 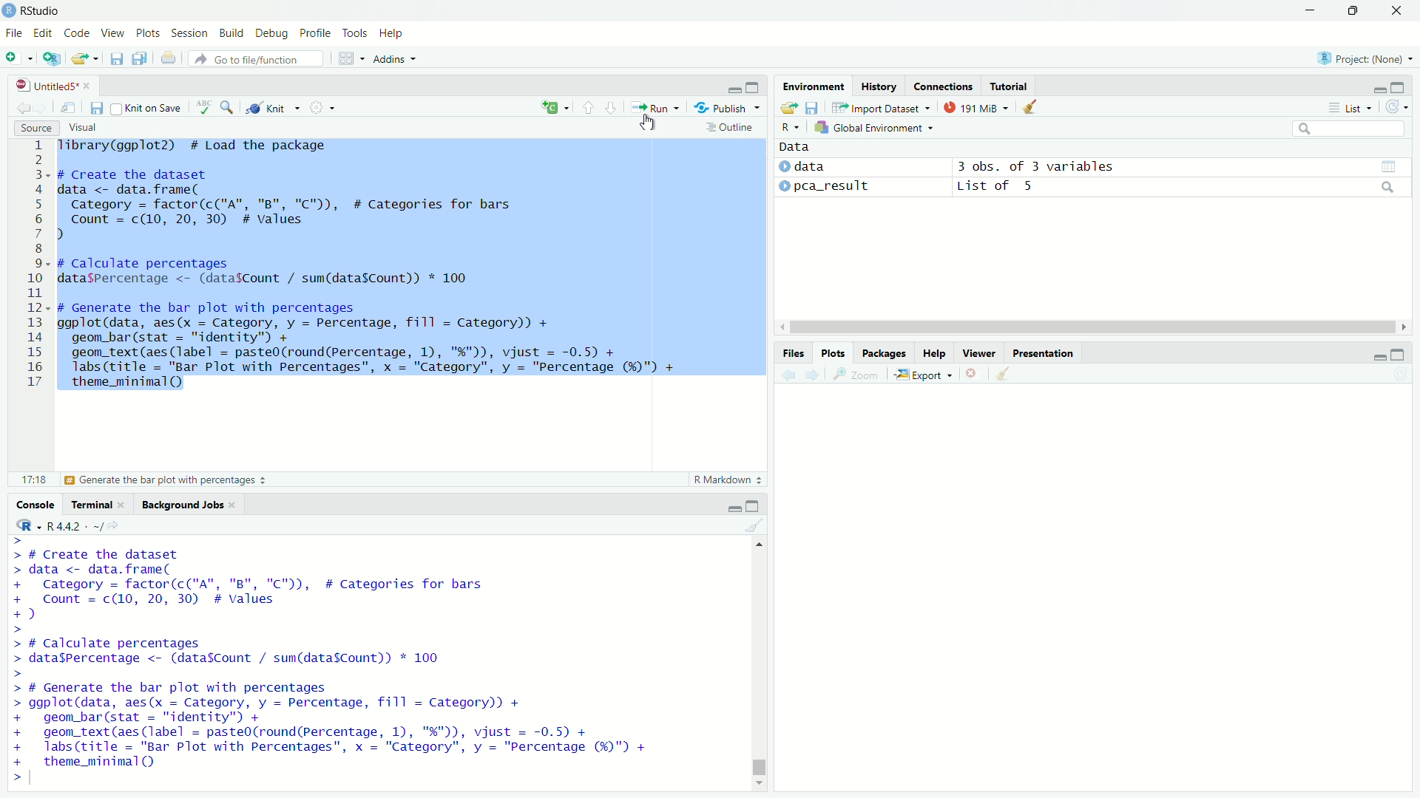 I want to click on background jobs, so click(x=187, y=505).